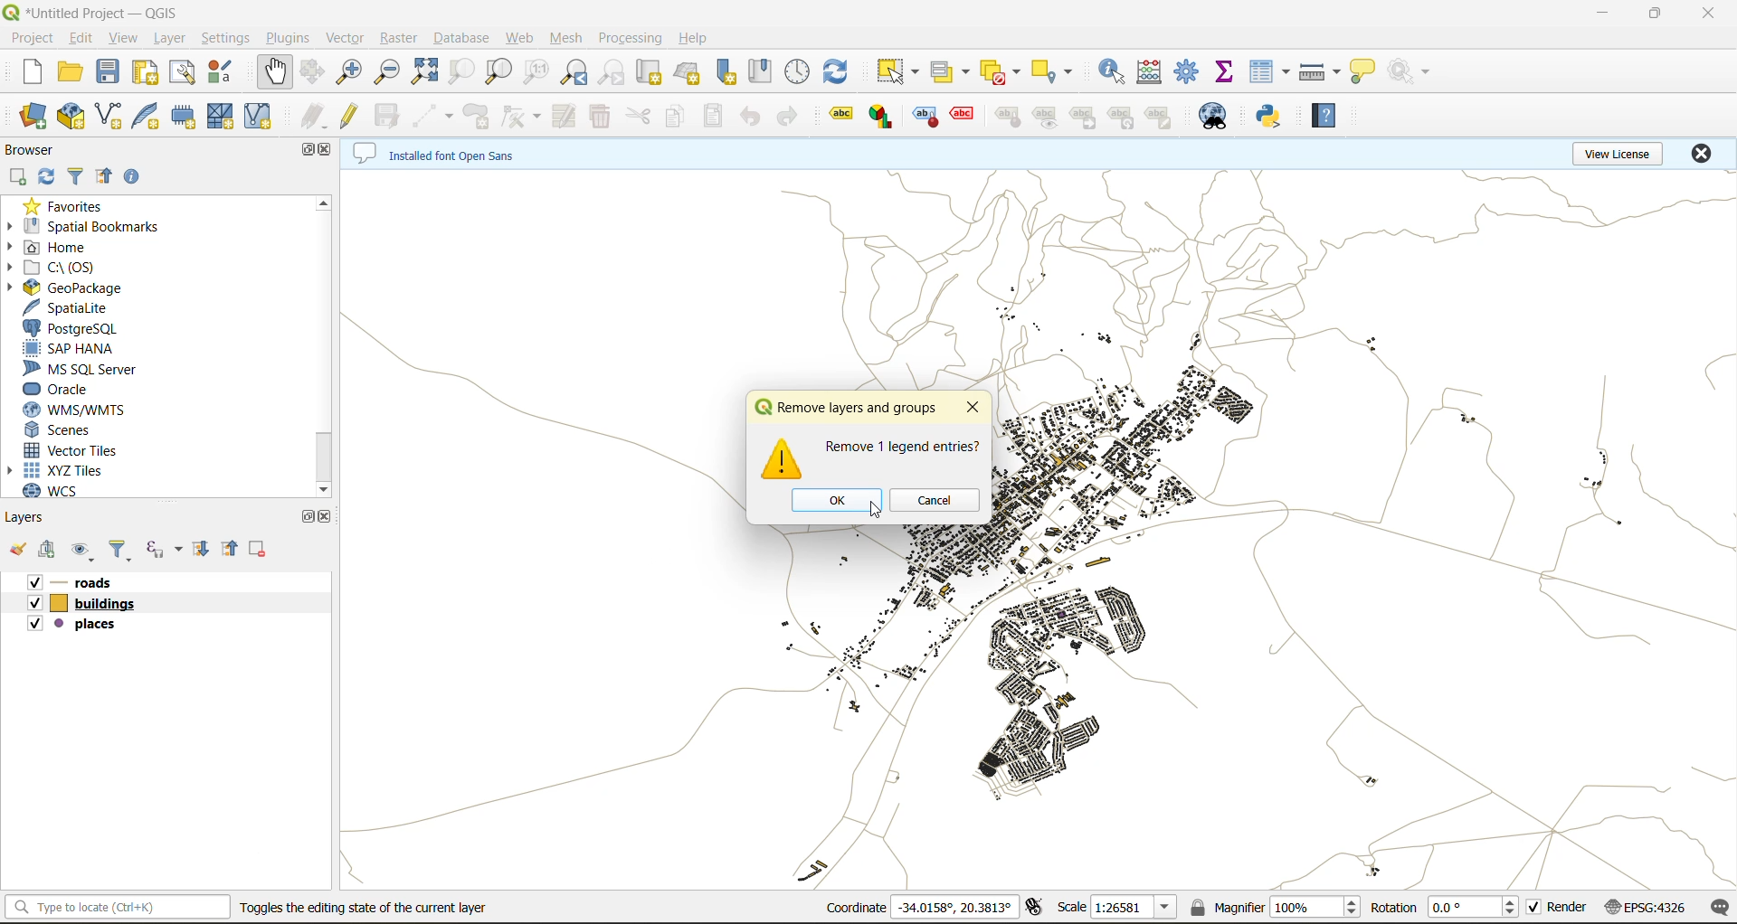 The width and height of the screenshot is (1737, 924). Describe the element at coordinates (746, 119) in the screenshot. I see `undo` at that location.